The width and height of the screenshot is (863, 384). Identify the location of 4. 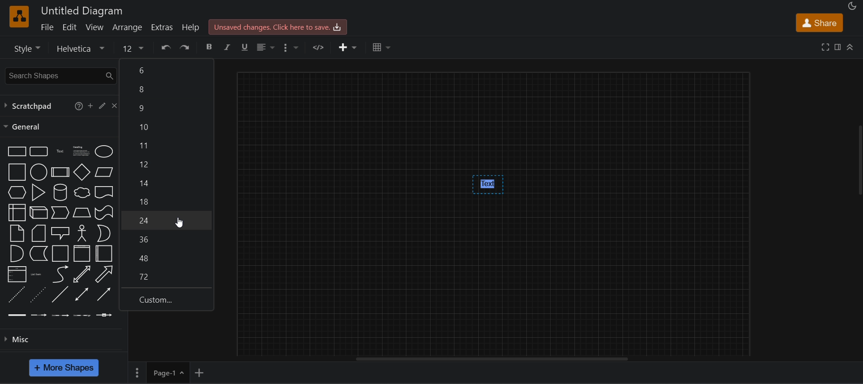
(166, 221).